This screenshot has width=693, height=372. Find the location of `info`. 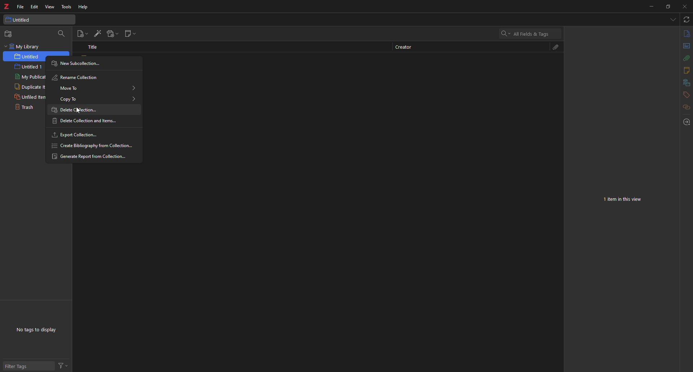

info is located at coordinates (686, 34).